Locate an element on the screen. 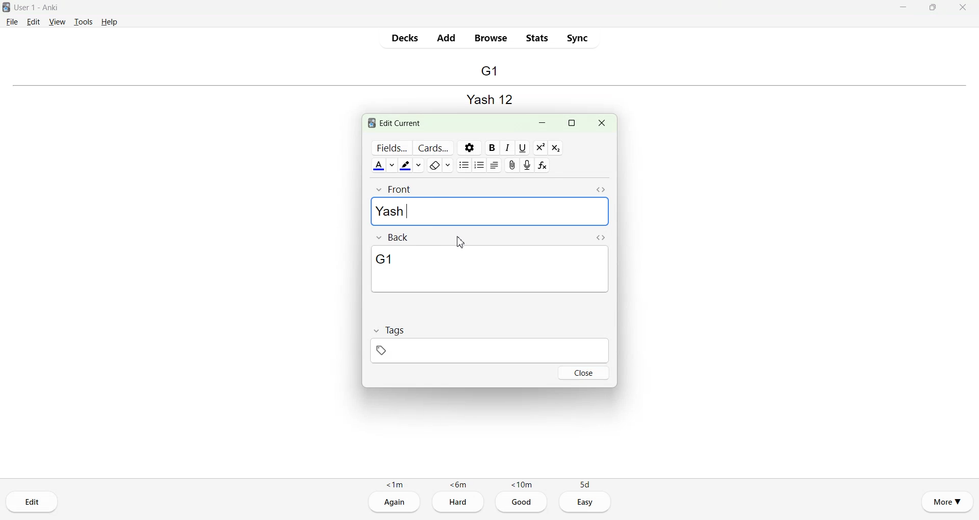 The image size is (979, 520). Decks is located at coordinates (405, 38).